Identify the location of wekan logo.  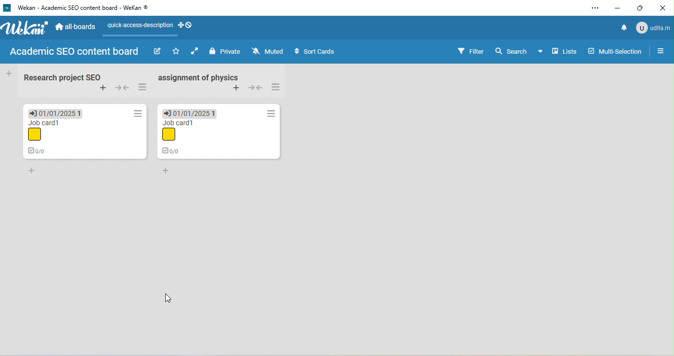
(7, 7).